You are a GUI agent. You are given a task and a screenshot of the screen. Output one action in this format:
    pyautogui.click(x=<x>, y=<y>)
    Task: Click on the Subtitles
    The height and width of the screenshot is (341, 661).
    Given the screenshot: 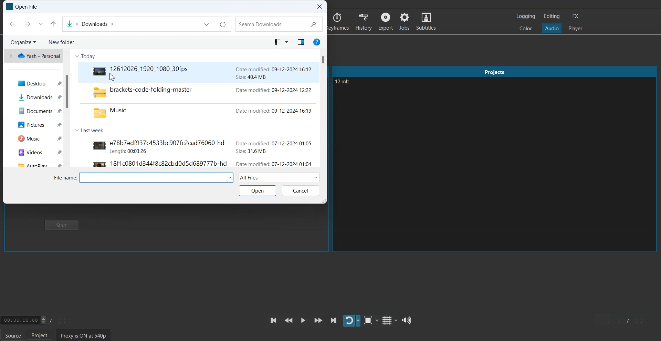 What is the action you would take?
    pyautogui.click(x=426, y=21)
    